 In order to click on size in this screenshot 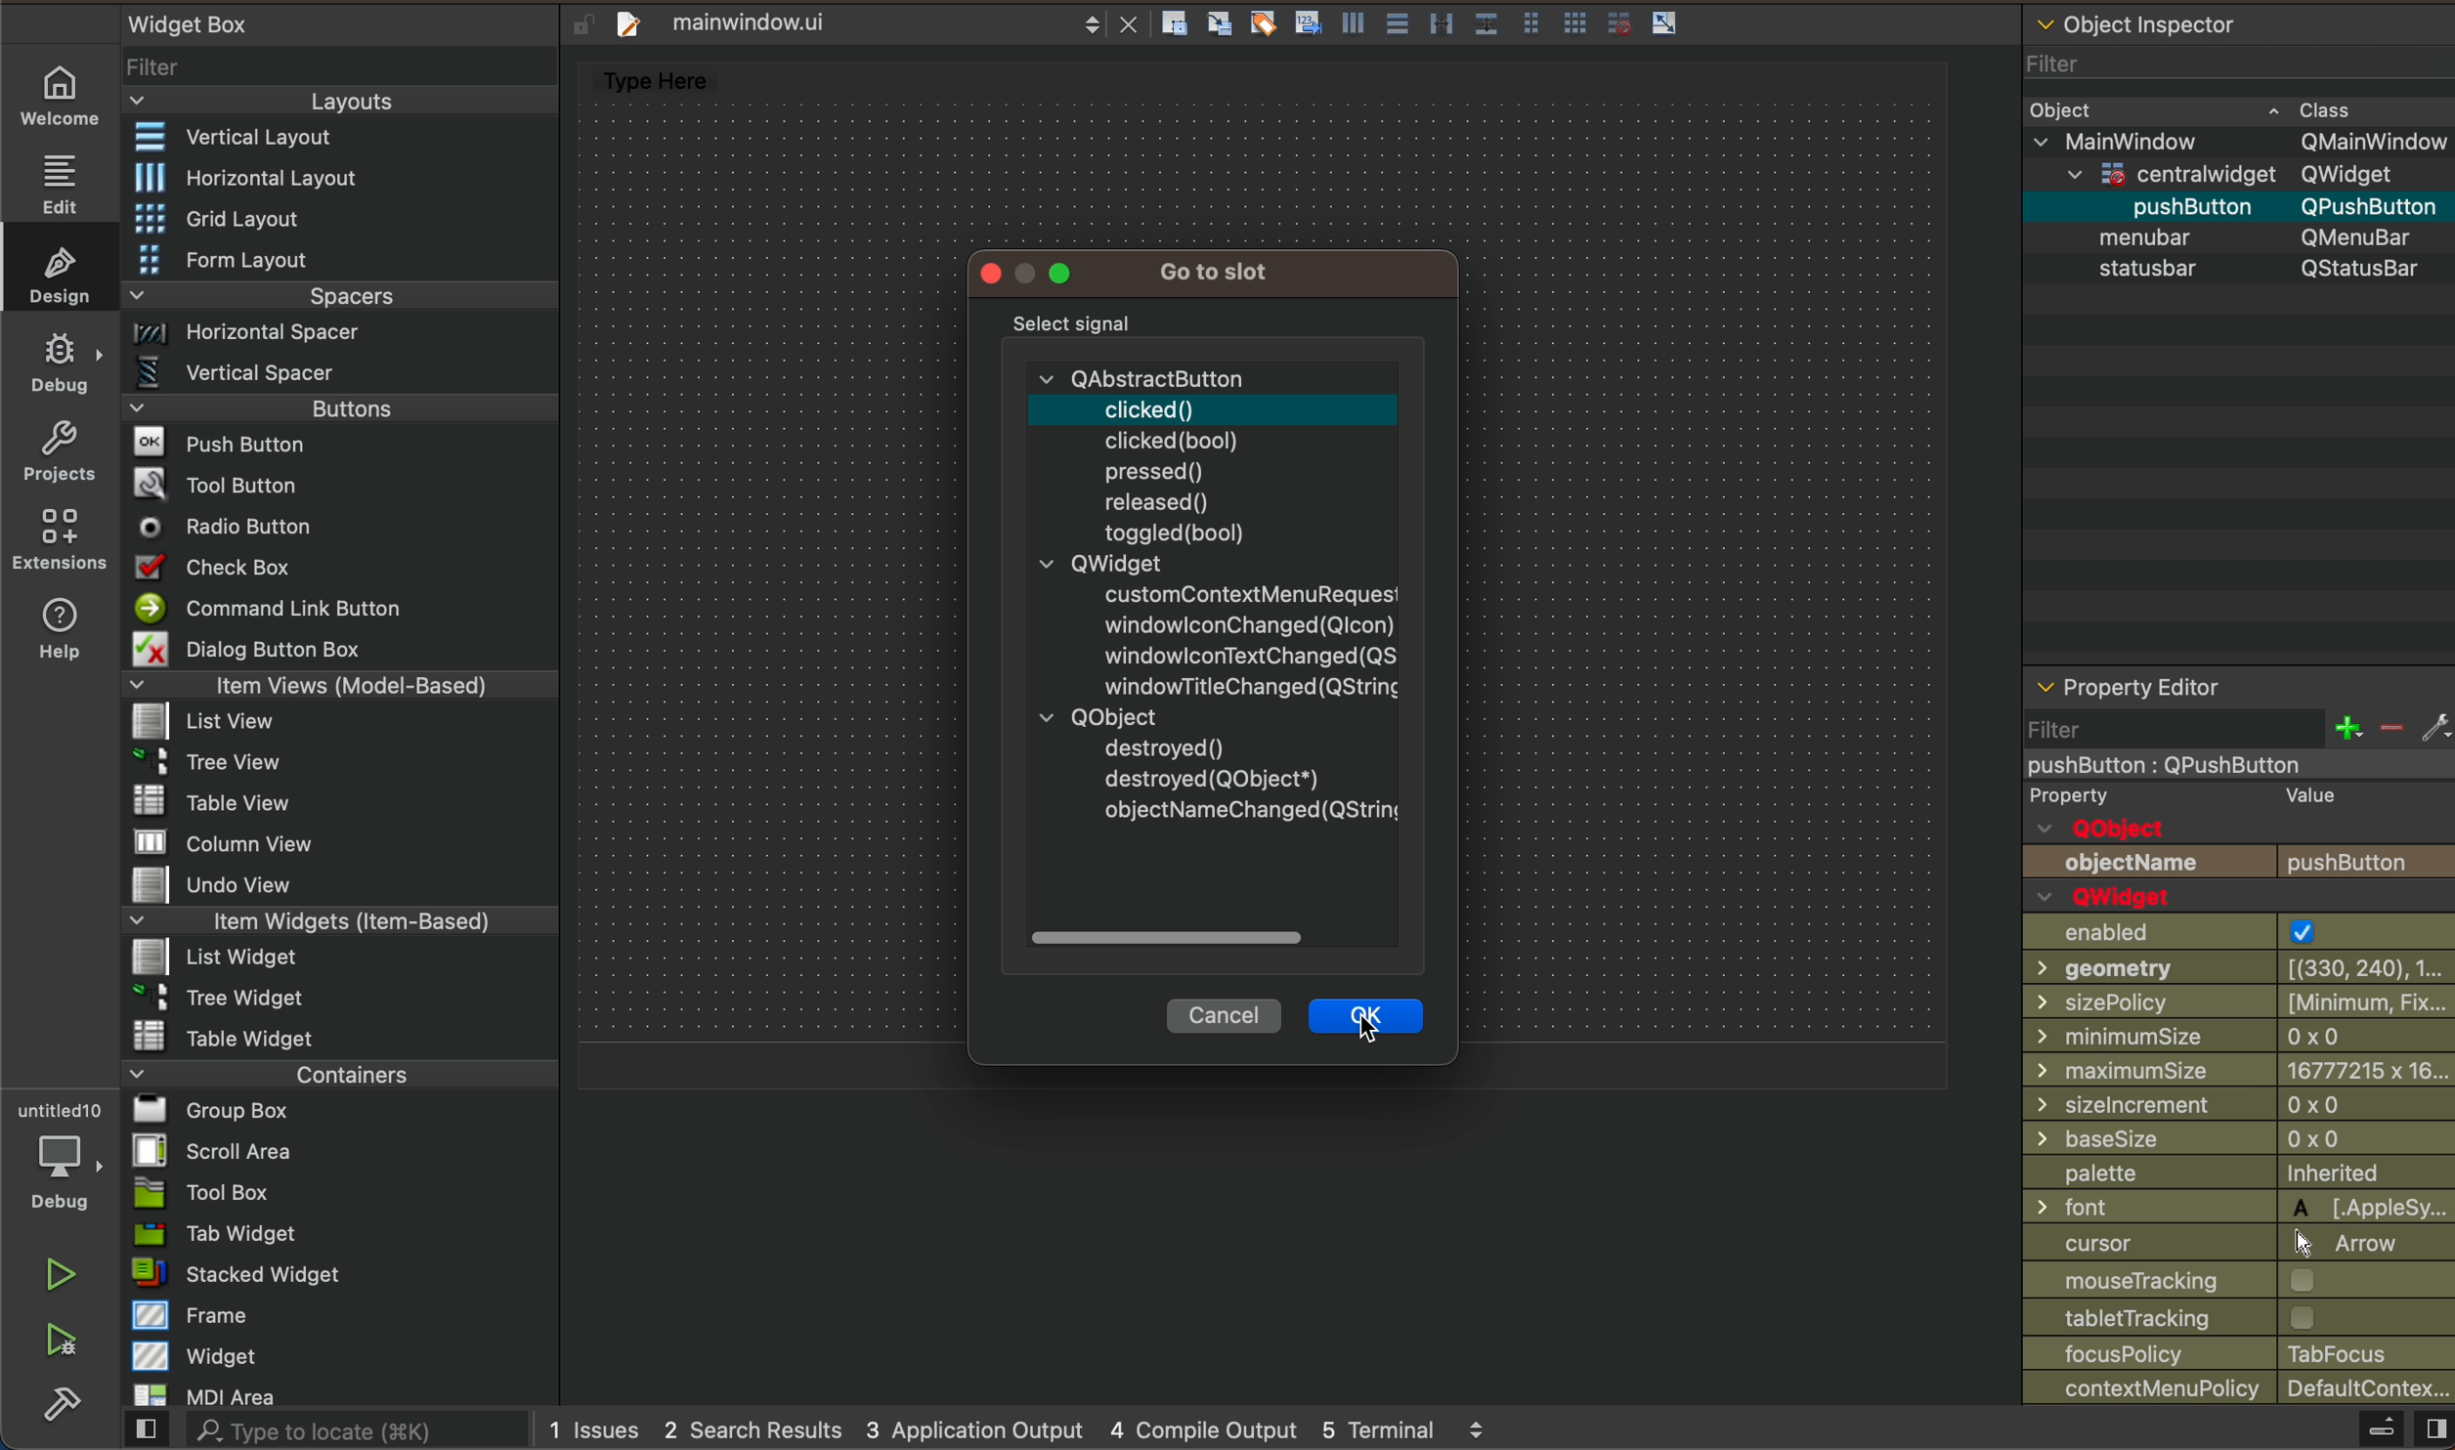, I will do `click(2240, 1104)`.